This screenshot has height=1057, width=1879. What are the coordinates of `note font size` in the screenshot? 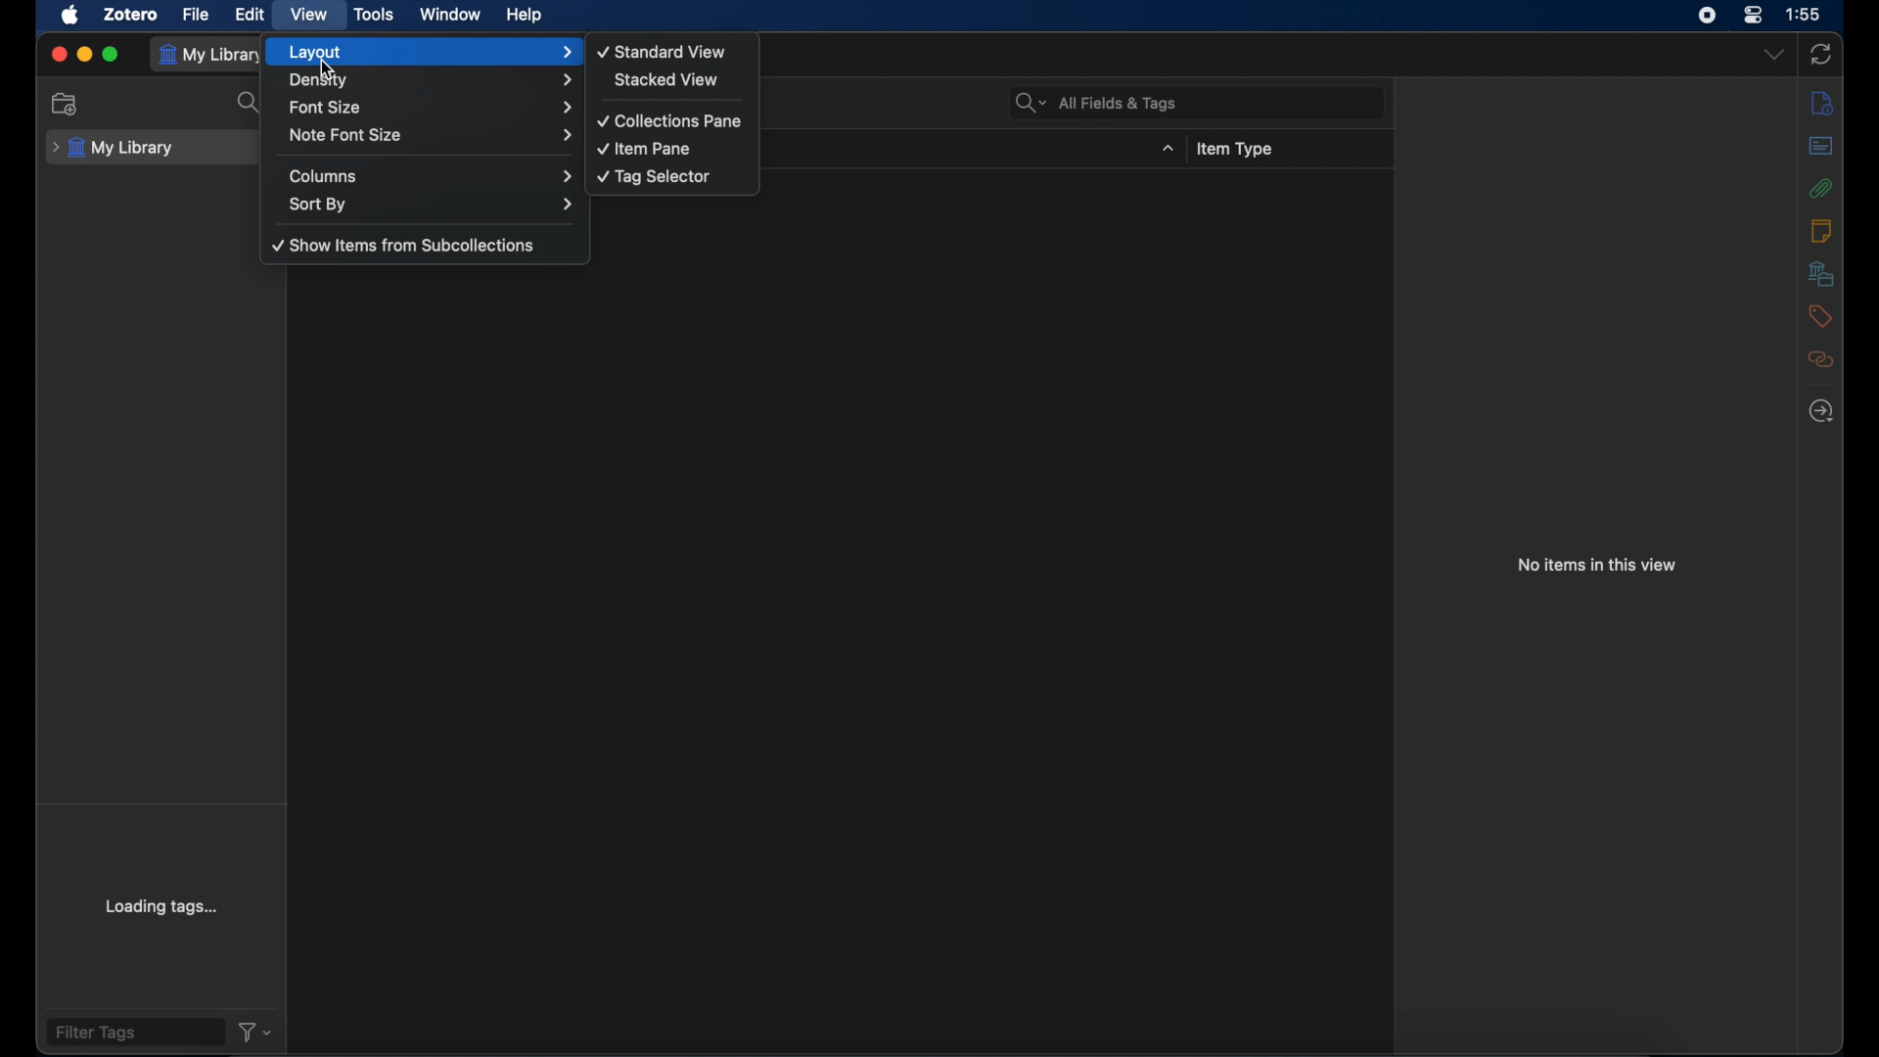 It's located at (431, 135).